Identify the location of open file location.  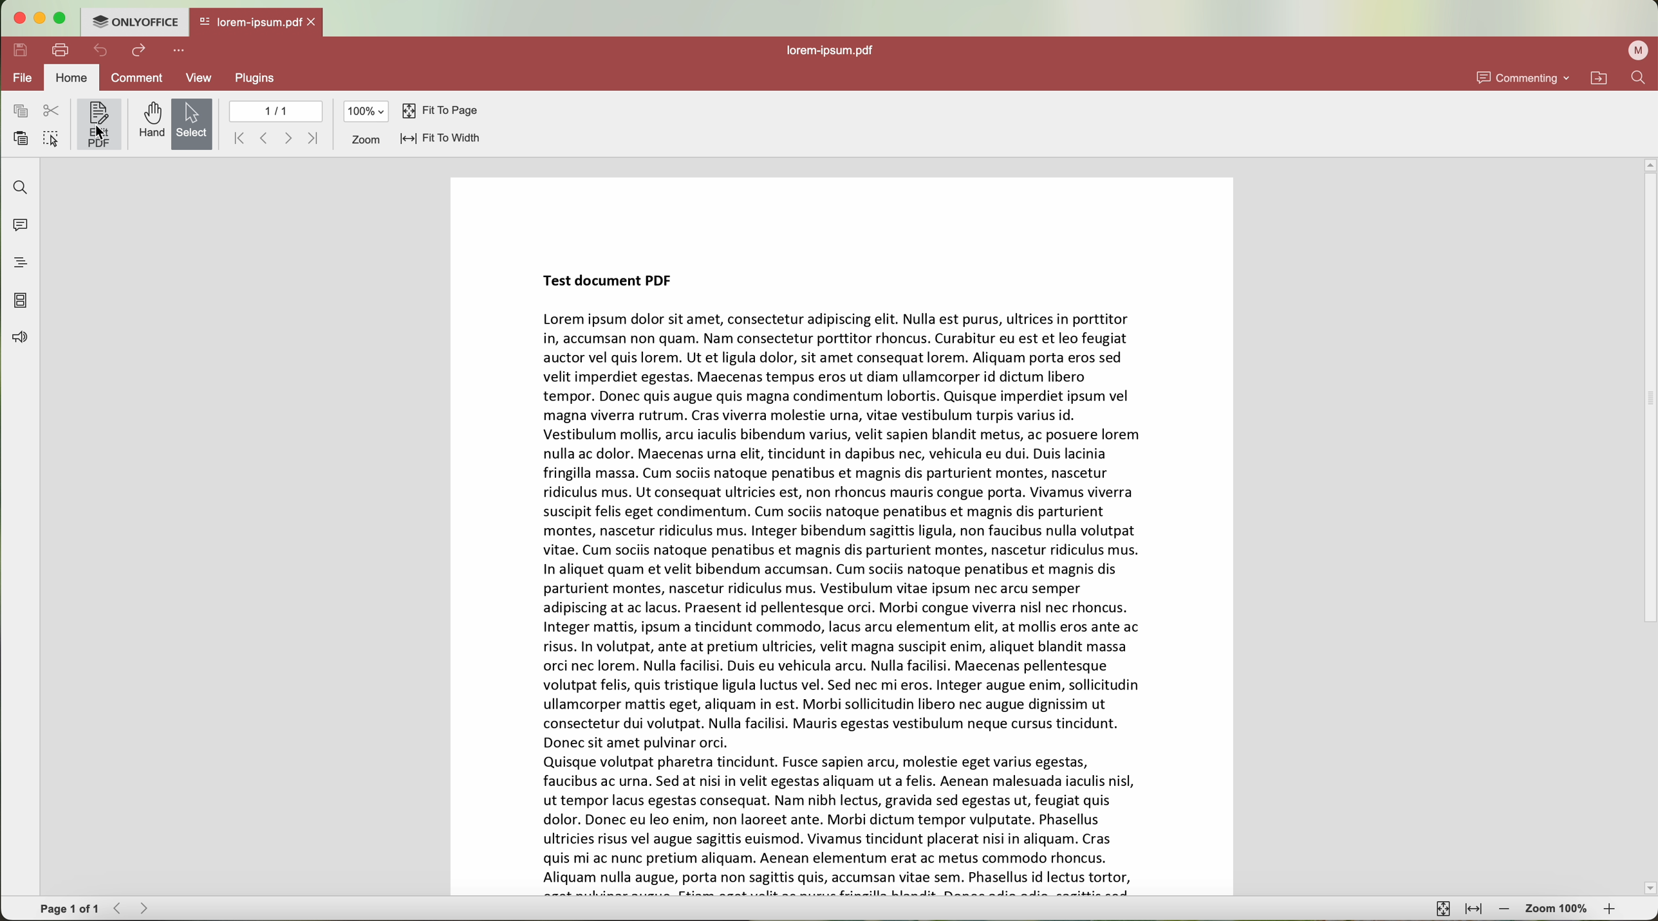
(1600, 78).